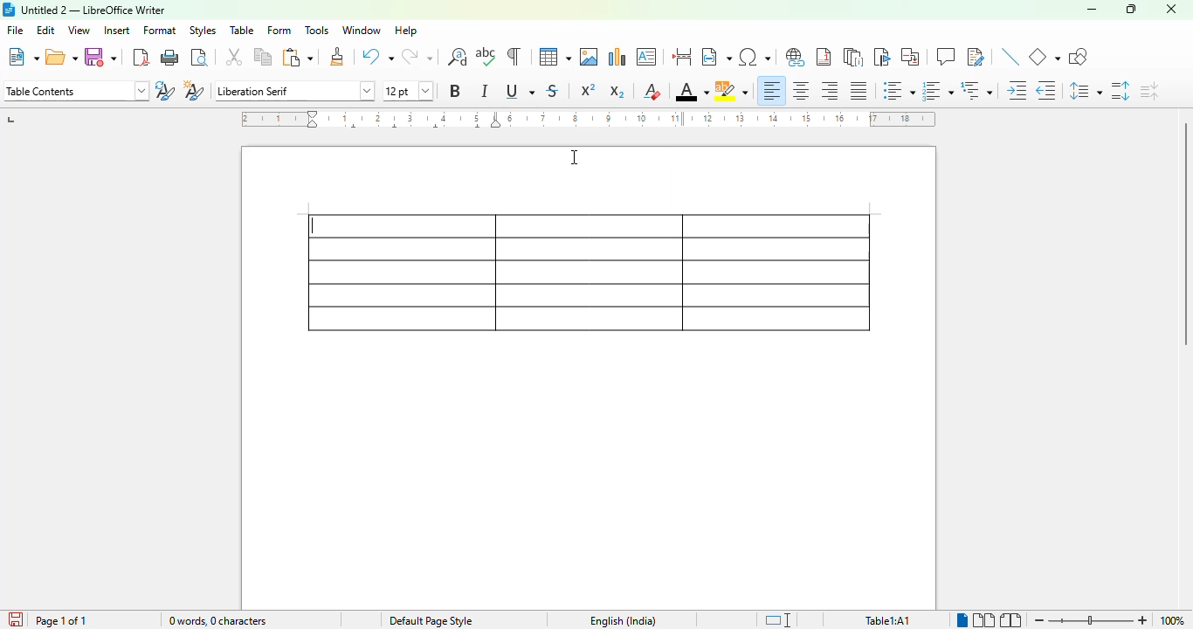  I want to click on subscript, so click(617, 92).